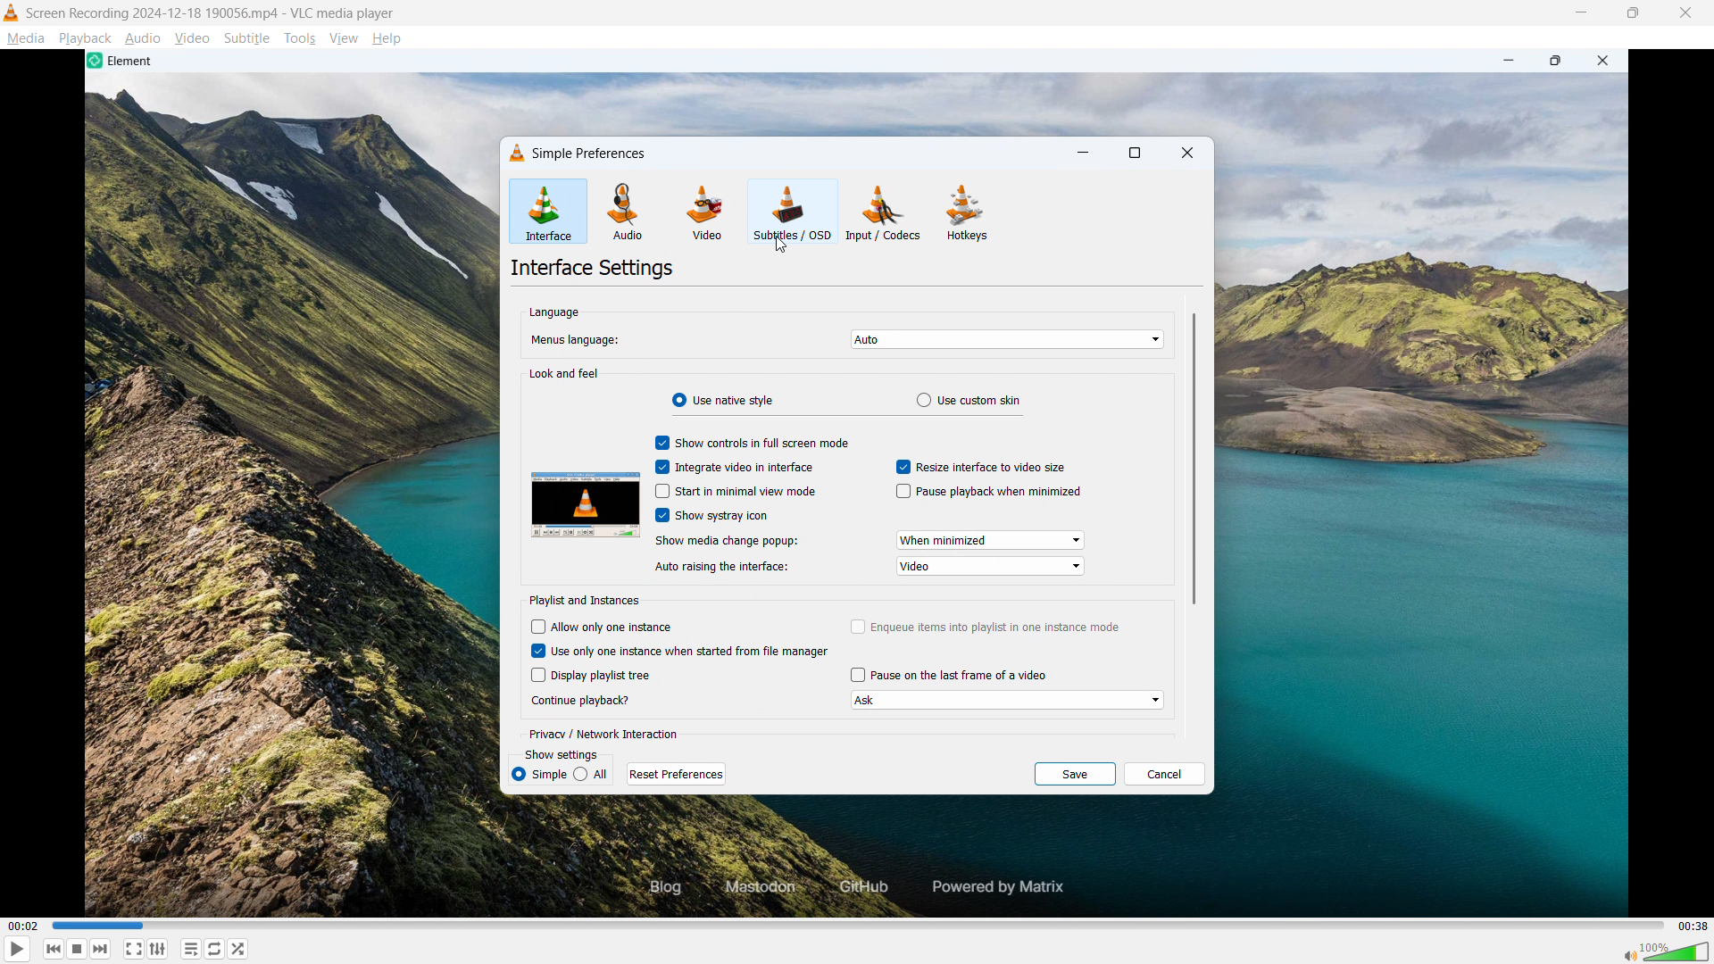 This screenshot has width=1714, height=964. Describe the element at coordinates (553, 312) in the screenshot. I see `Language ` at that location.